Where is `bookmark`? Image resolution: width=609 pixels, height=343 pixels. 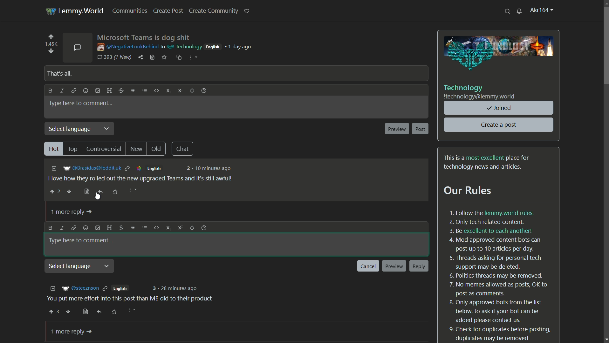
bookmark is located at coordinates (86, 192).